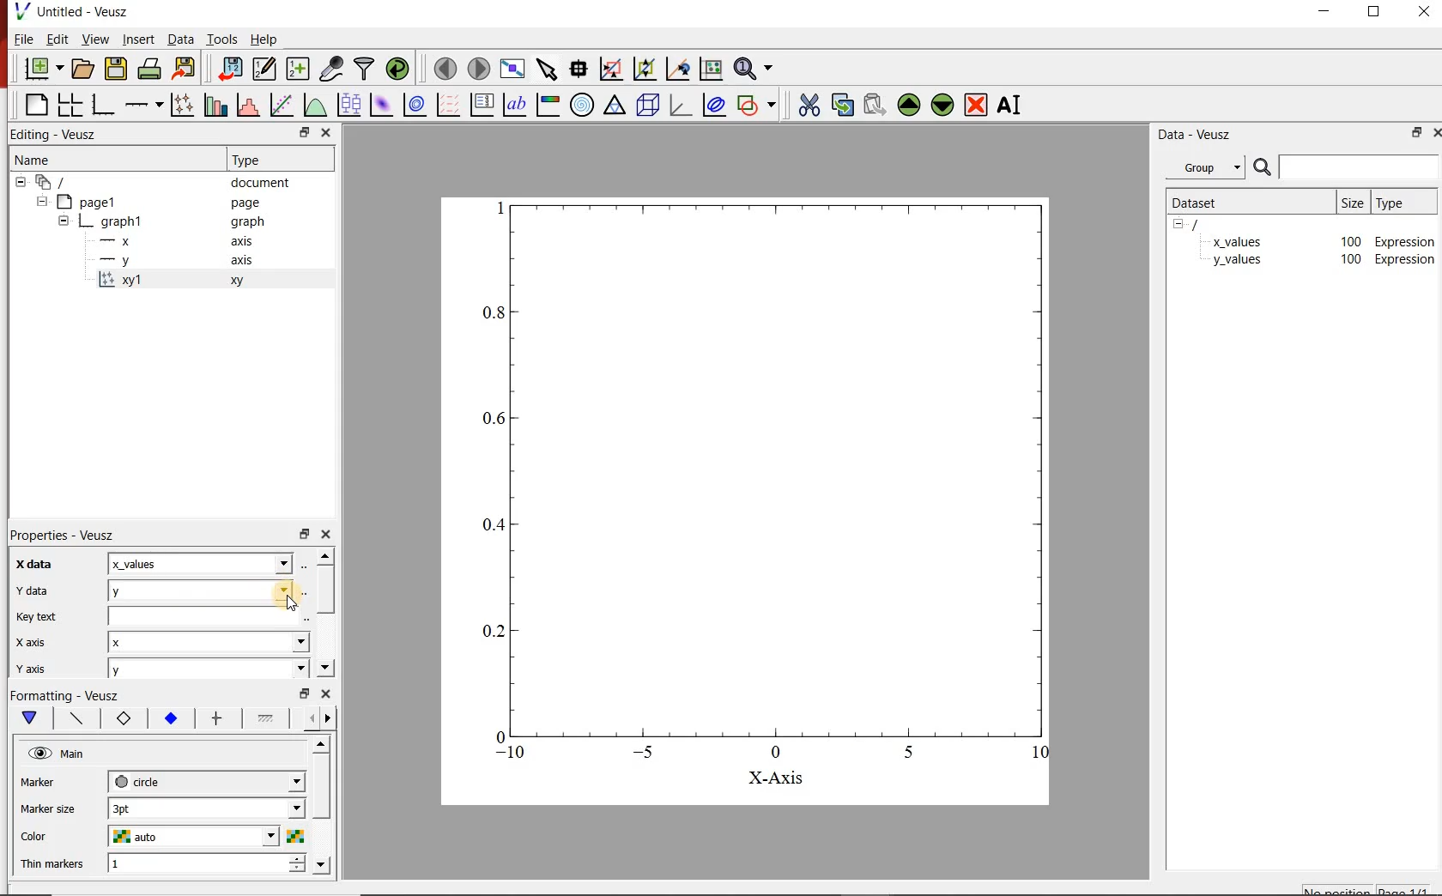 The image size is (1442, 896). What do you see at coordinates (642, 70) in the screenshot?
I see `click to zoom out on graph axes` at bounding box center [642, 70].